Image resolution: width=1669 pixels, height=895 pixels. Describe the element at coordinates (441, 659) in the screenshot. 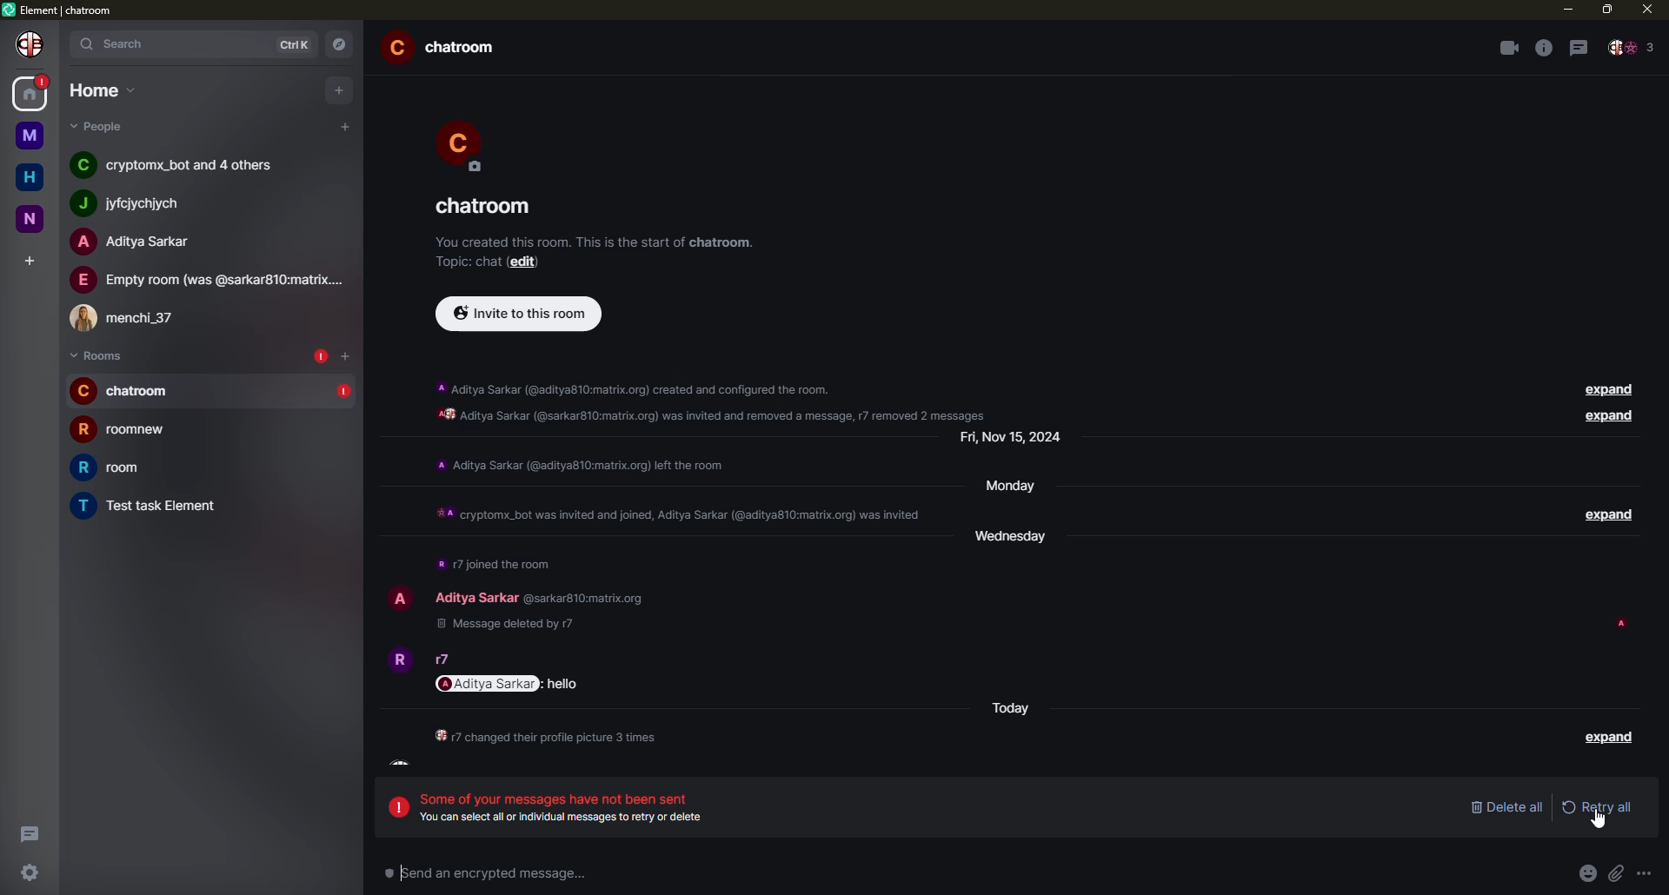

I see `people` at that location.